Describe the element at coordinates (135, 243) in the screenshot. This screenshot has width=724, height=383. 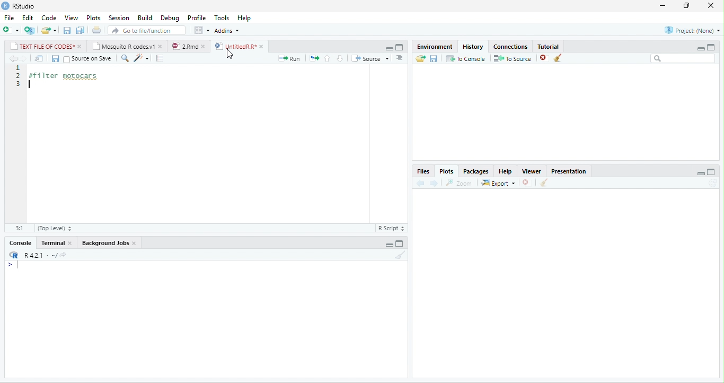
I see `close` at that location.